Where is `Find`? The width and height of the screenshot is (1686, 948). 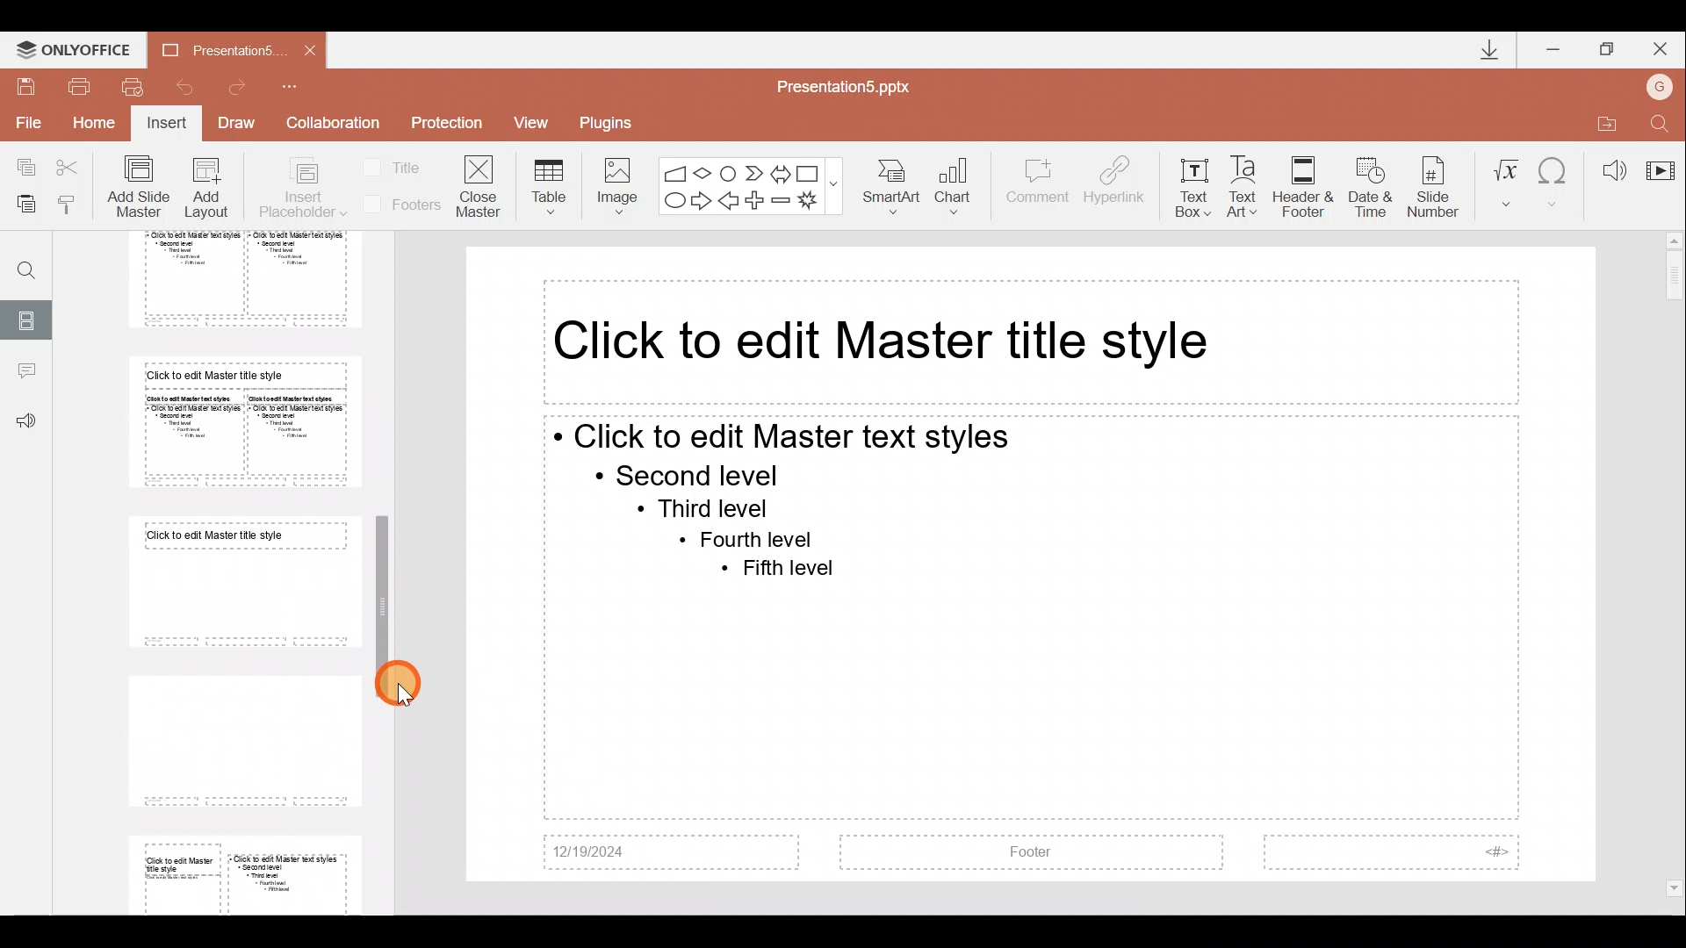 Find is located at coordinates (1661, 120).